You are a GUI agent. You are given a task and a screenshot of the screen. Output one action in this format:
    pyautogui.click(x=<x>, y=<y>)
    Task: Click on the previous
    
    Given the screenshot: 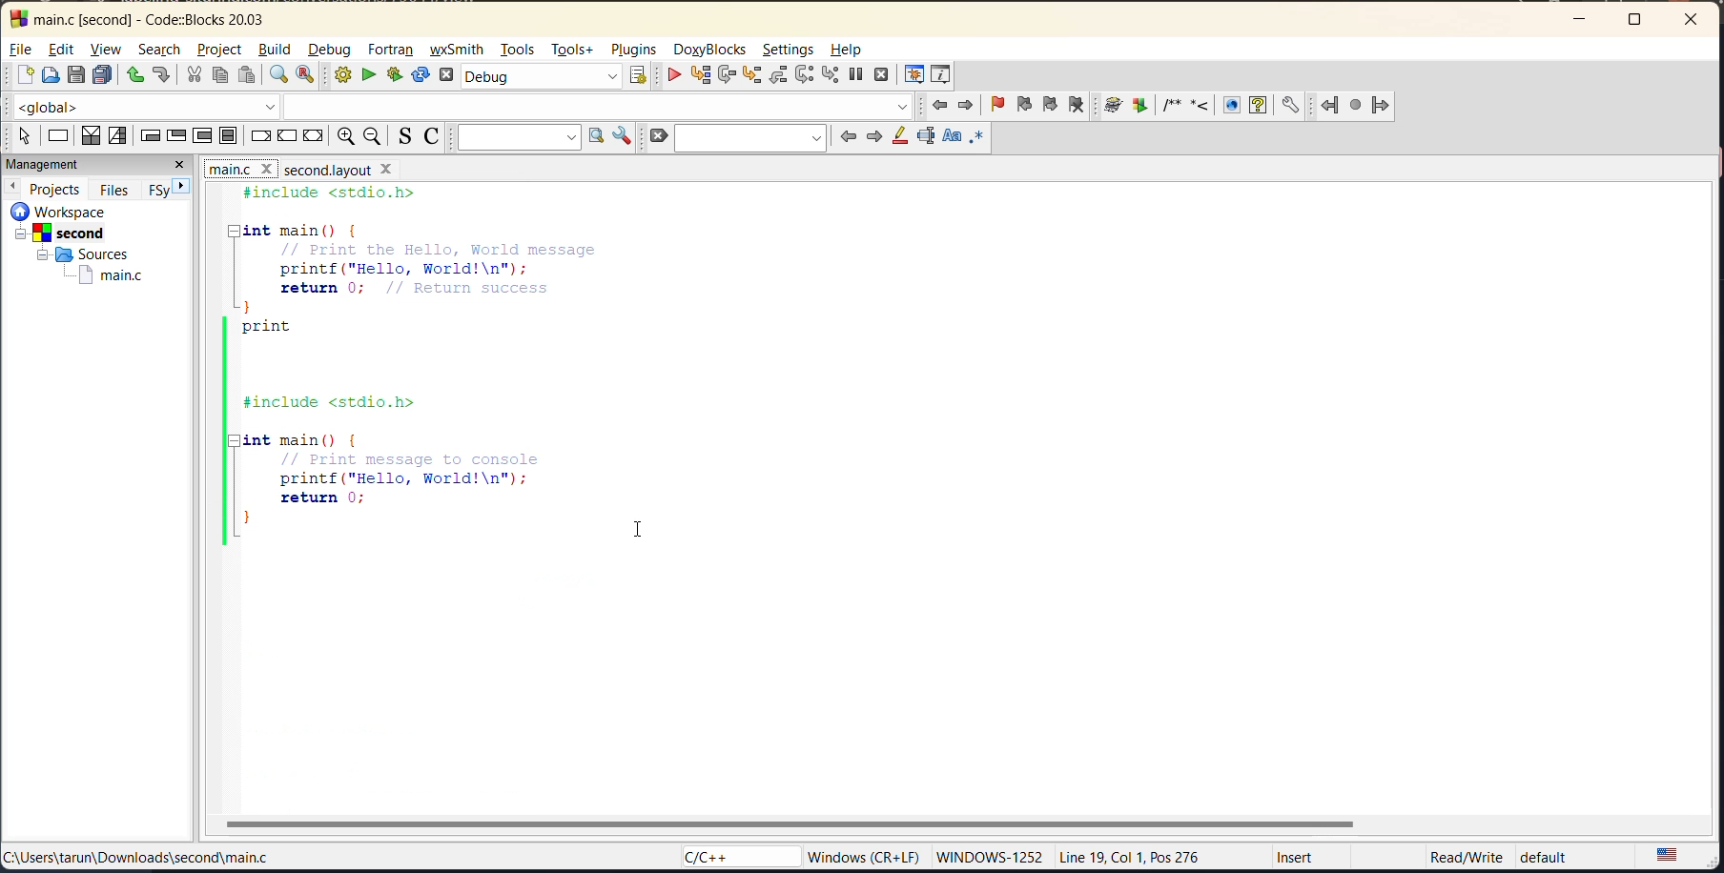 What is the action you would take?
    pyautogui.click(x=850, y=137)
    